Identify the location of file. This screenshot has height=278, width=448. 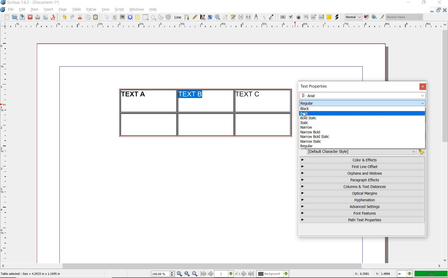
(11, 10).